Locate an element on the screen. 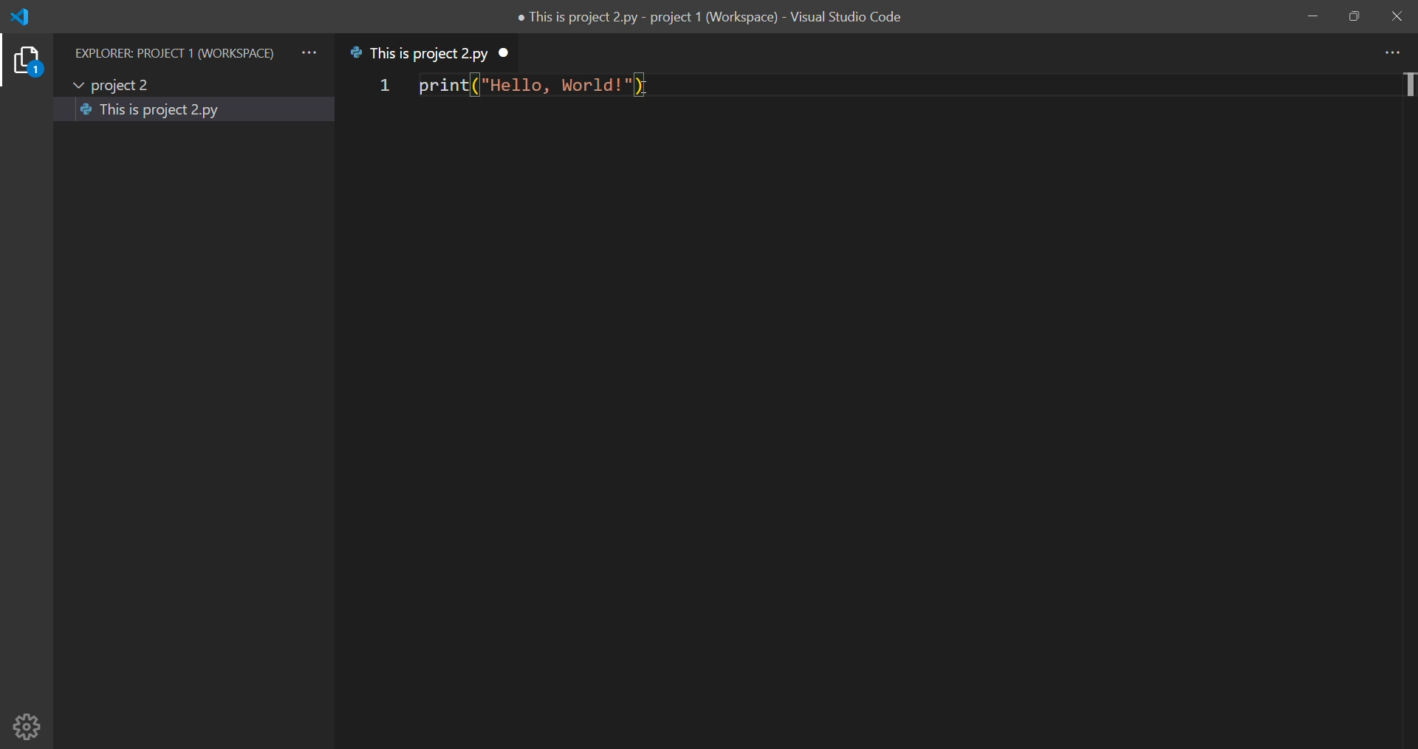 Image resolution: width=1418 pixels, height=749 pixels. more actions is located at coordinates (1397, 52).